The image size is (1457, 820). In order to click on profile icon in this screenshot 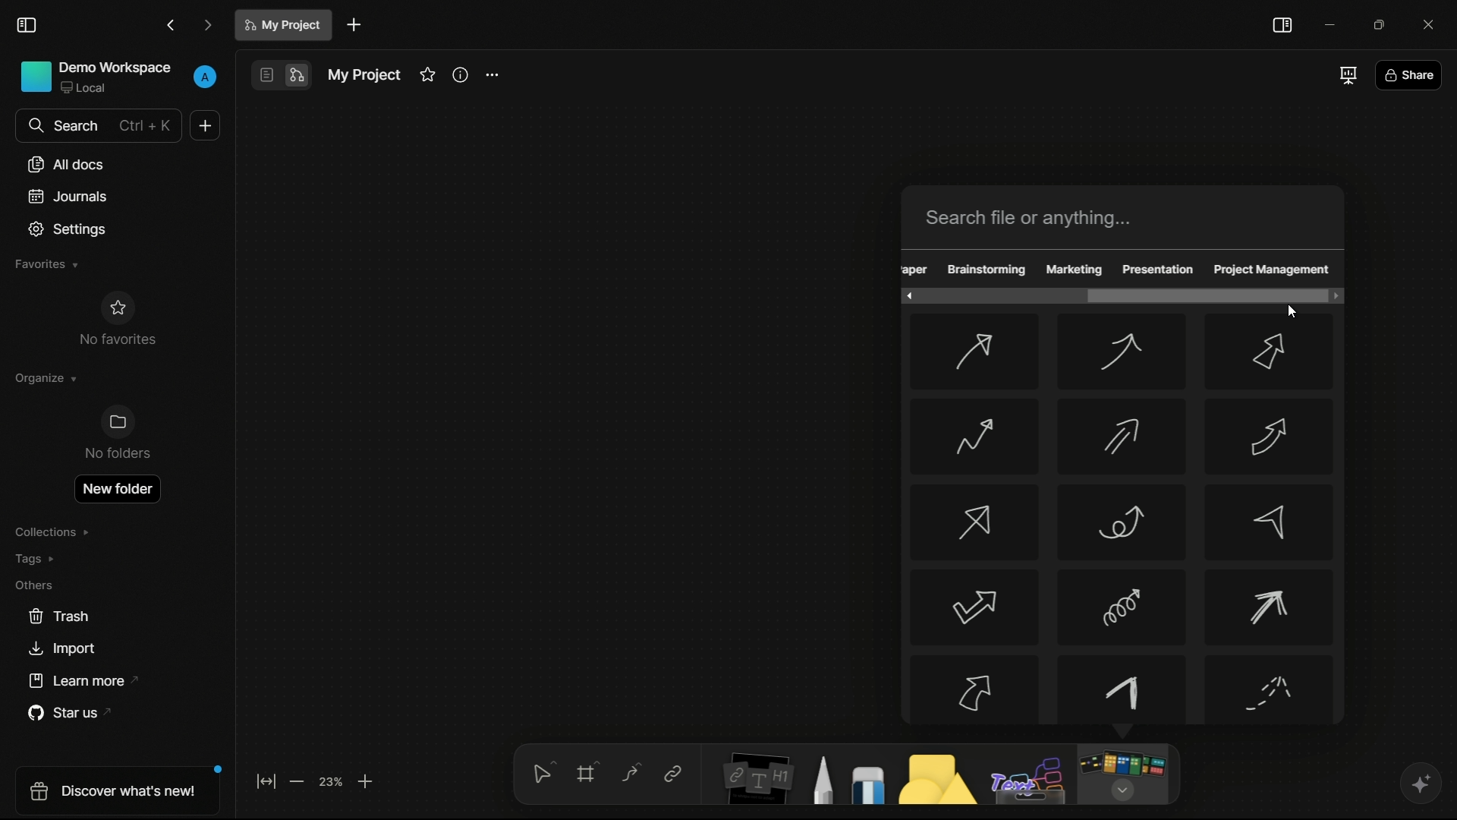, I will do `click(206, 74)`.